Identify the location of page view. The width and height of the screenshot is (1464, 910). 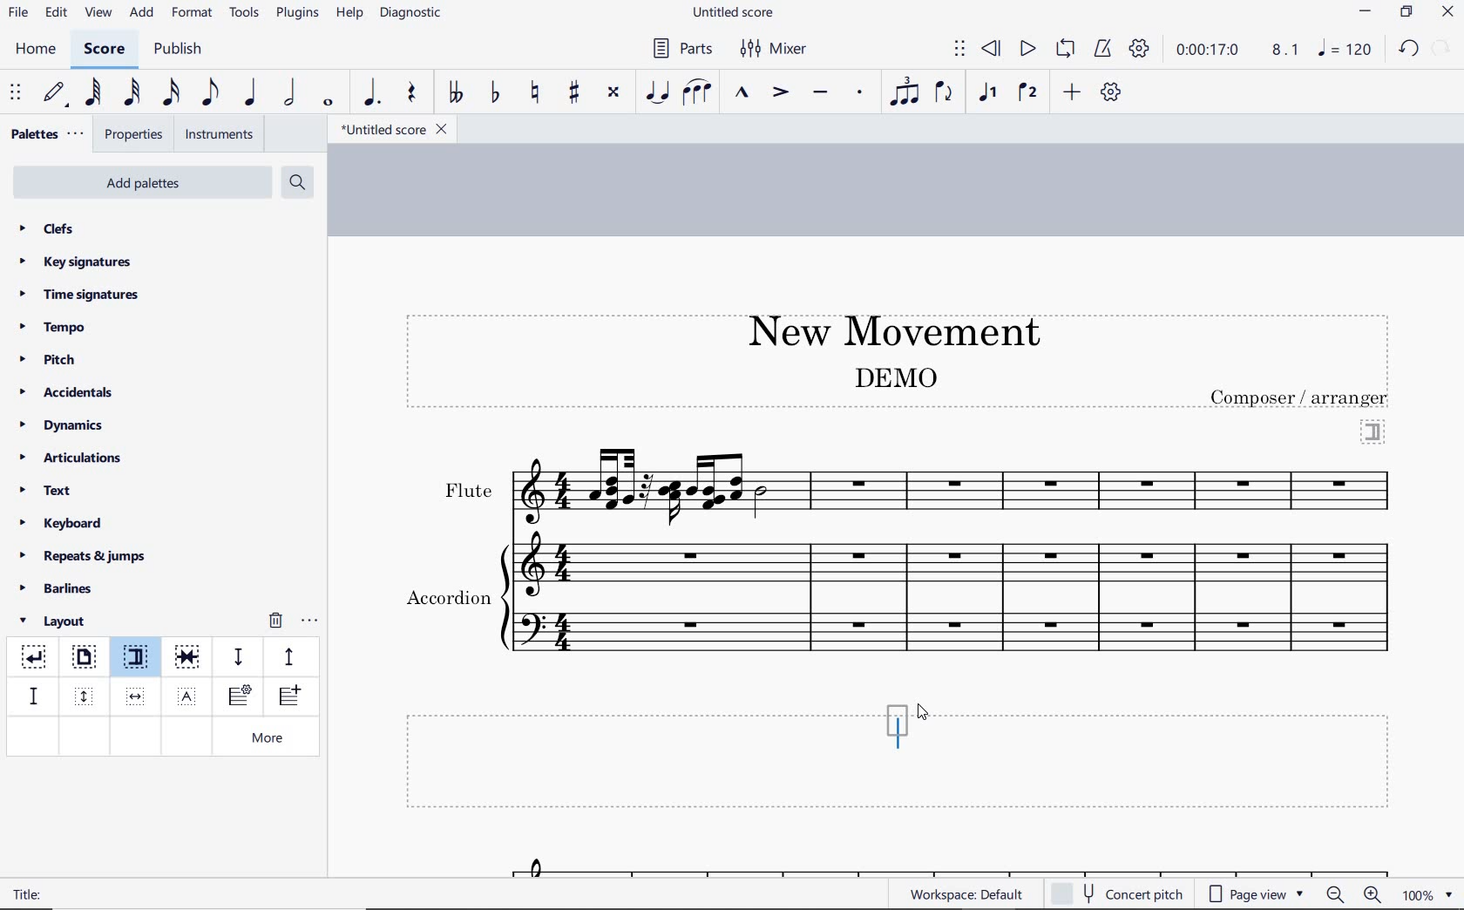
(1257, 894).